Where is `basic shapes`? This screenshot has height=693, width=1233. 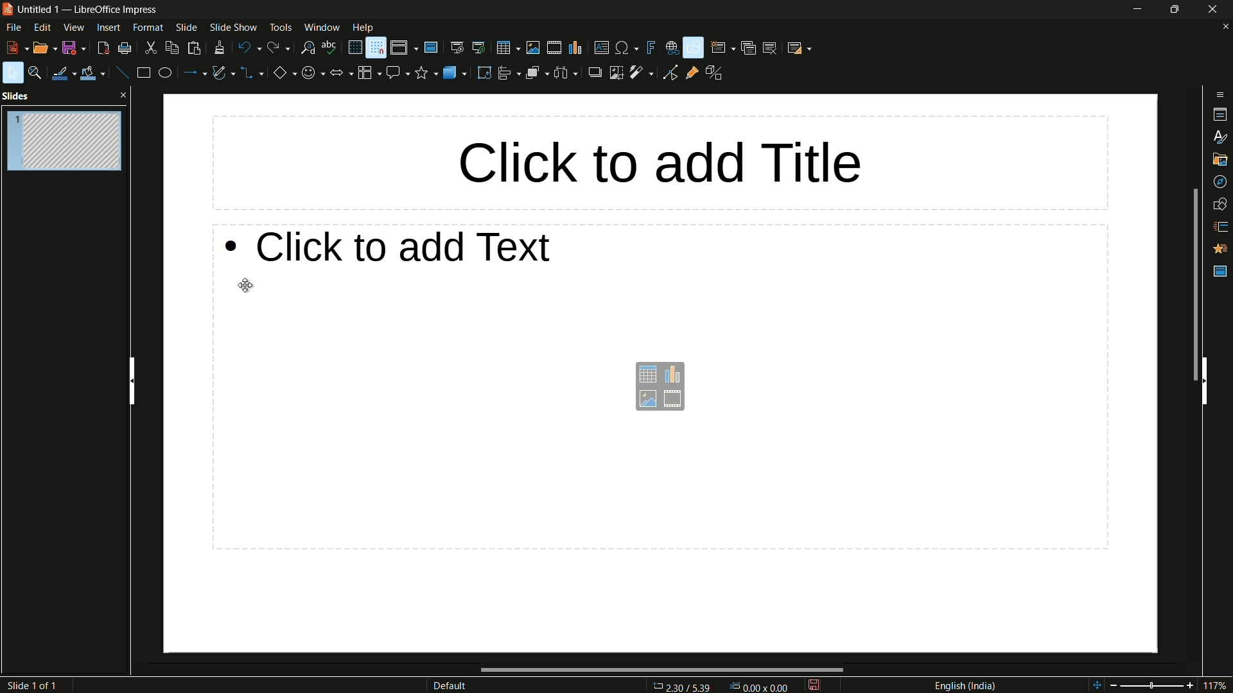
basic shapes is located at coordinates (284, 73).